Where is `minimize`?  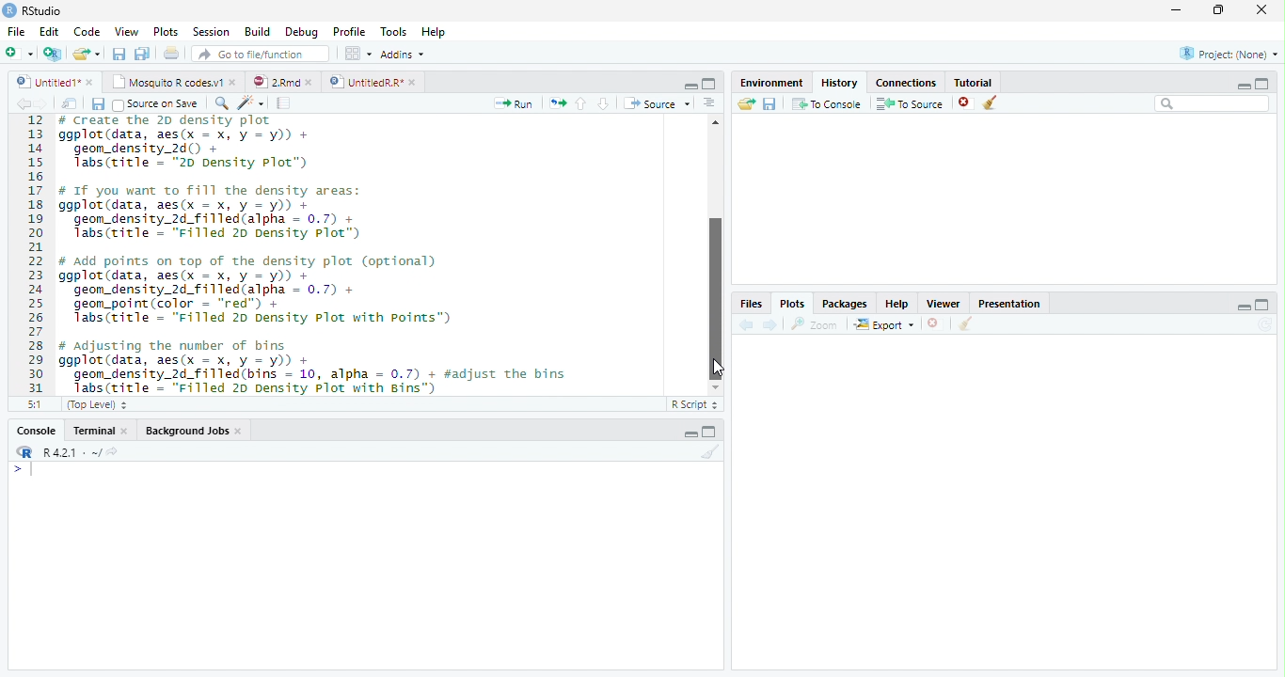
minimize is located at coordinates (1241, 86).